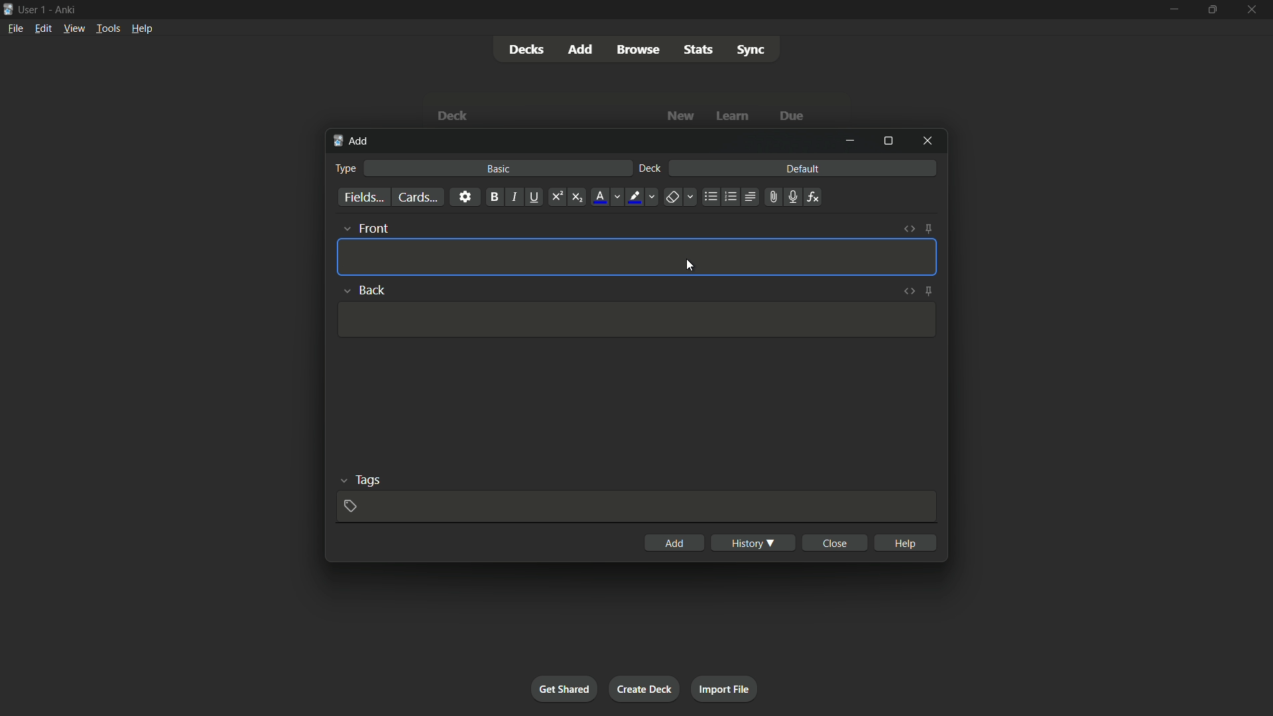  I want to click on new, so click(682, 115).